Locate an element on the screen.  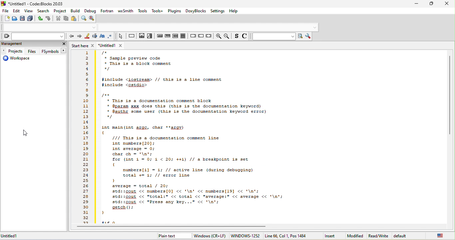
exit is located at coordinates (168, 37).